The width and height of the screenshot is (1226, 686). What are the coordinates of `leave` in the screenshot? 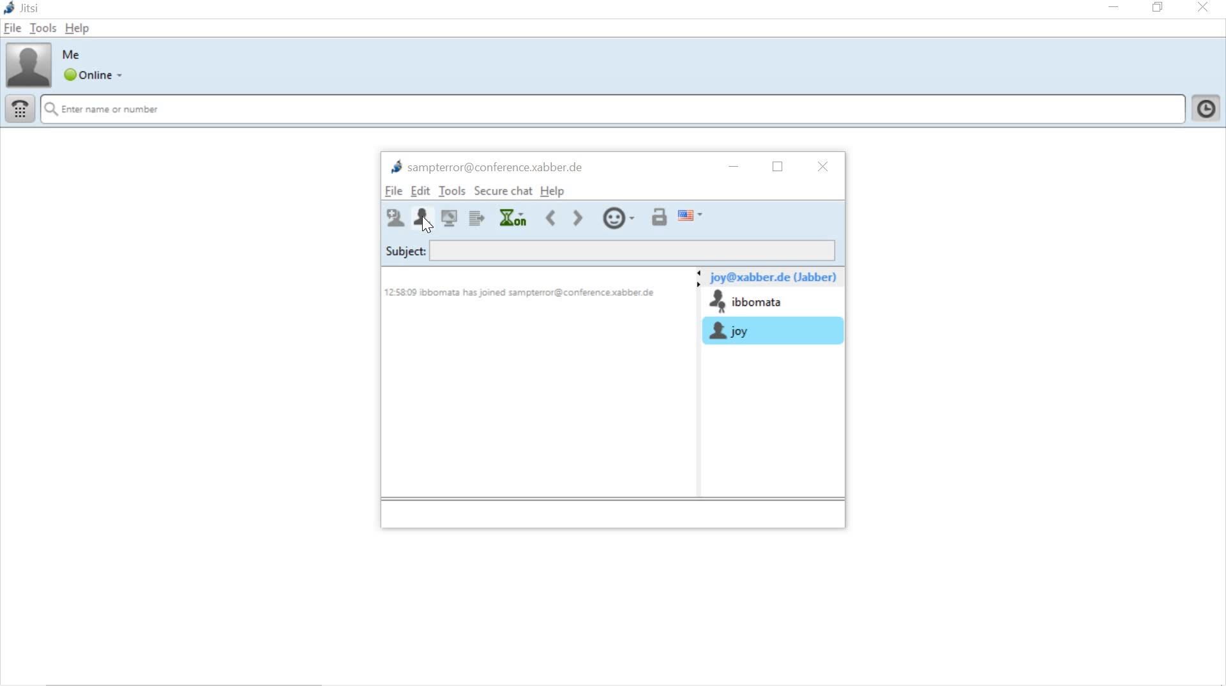 It's located at (421, 217).